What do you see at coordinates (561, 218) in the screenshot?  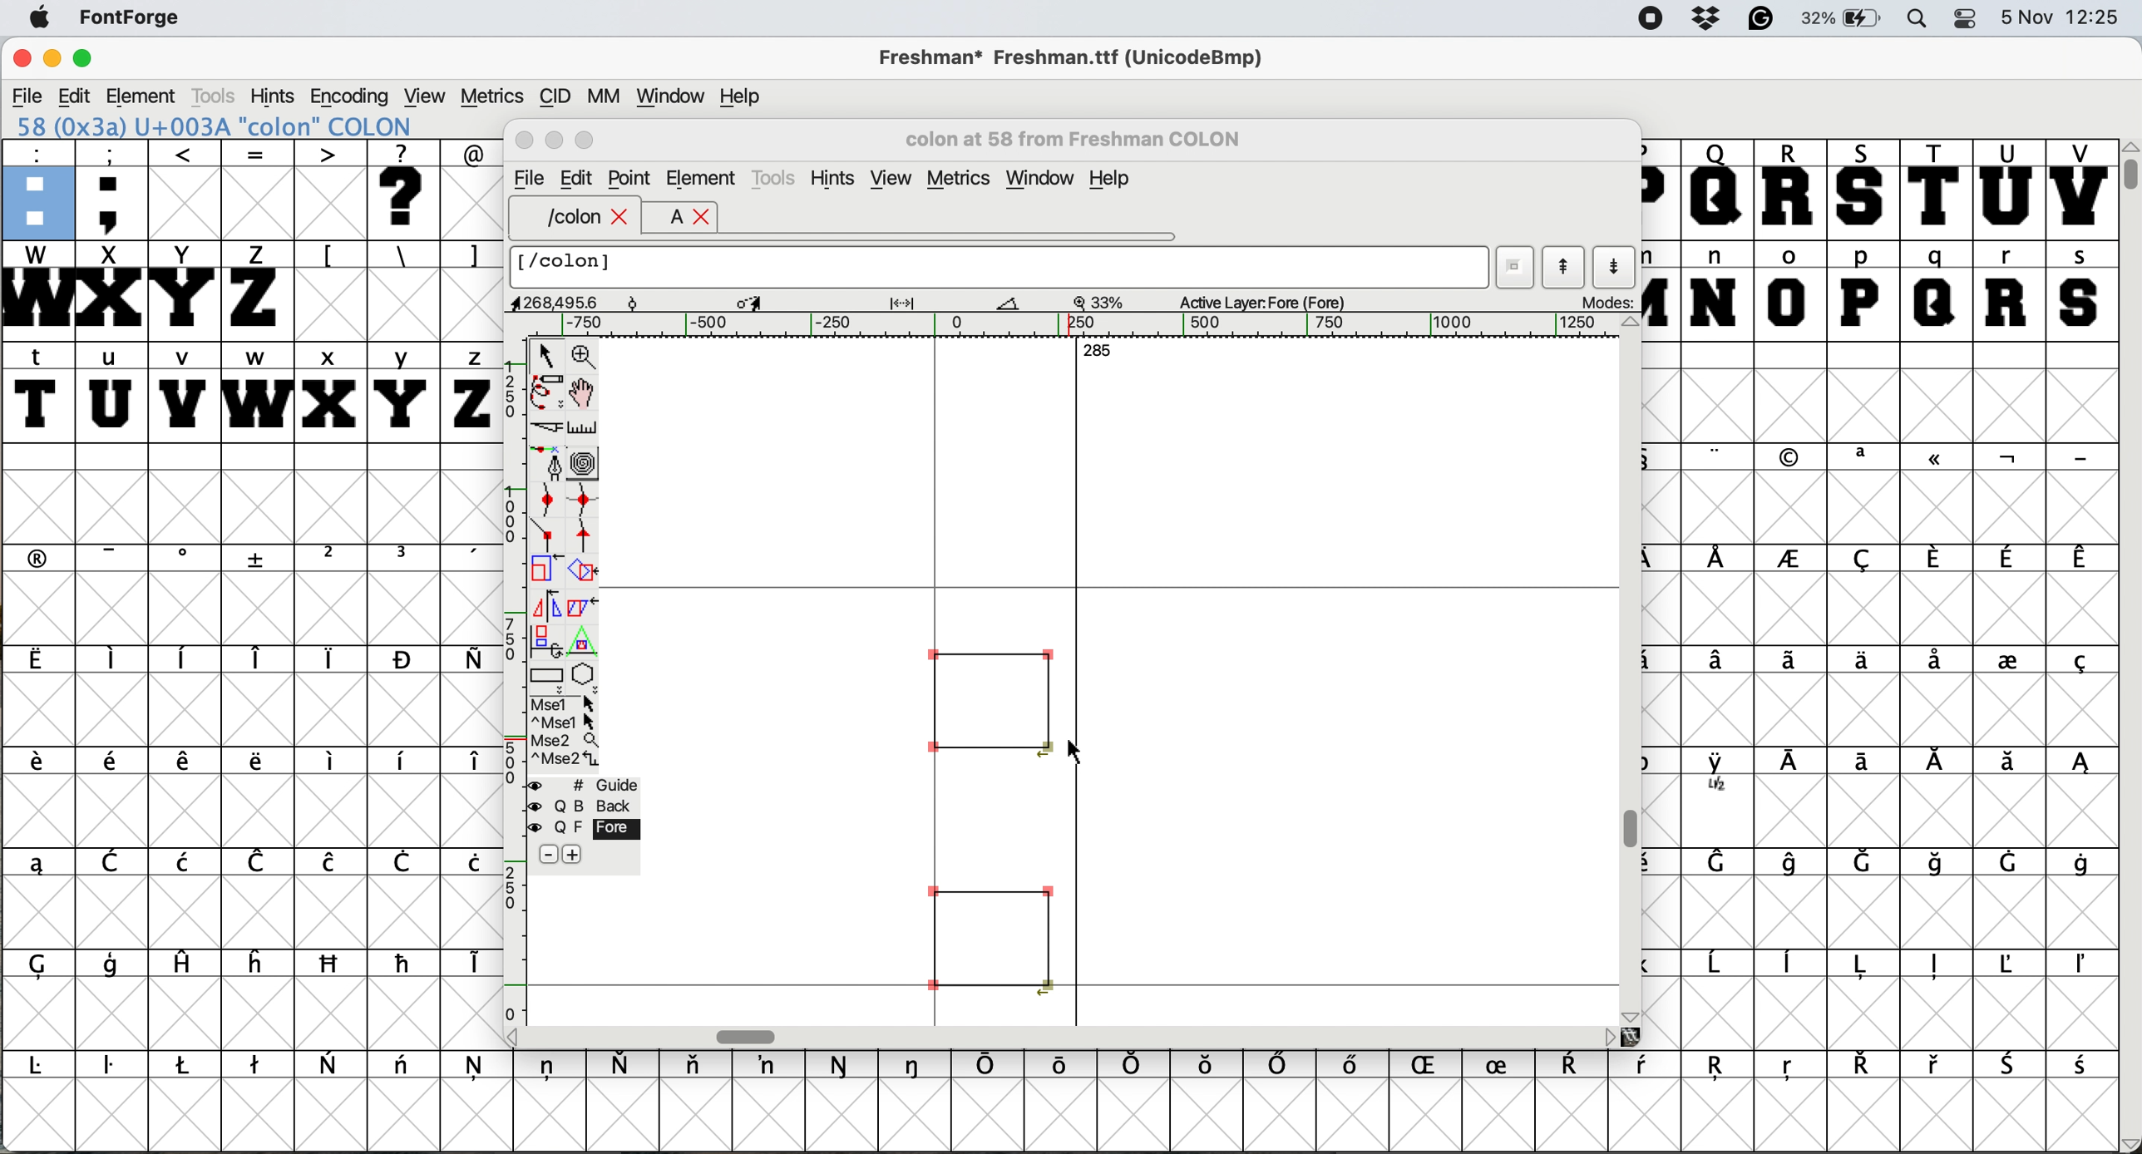 I see `/colon` at bounding box center [561, 218].